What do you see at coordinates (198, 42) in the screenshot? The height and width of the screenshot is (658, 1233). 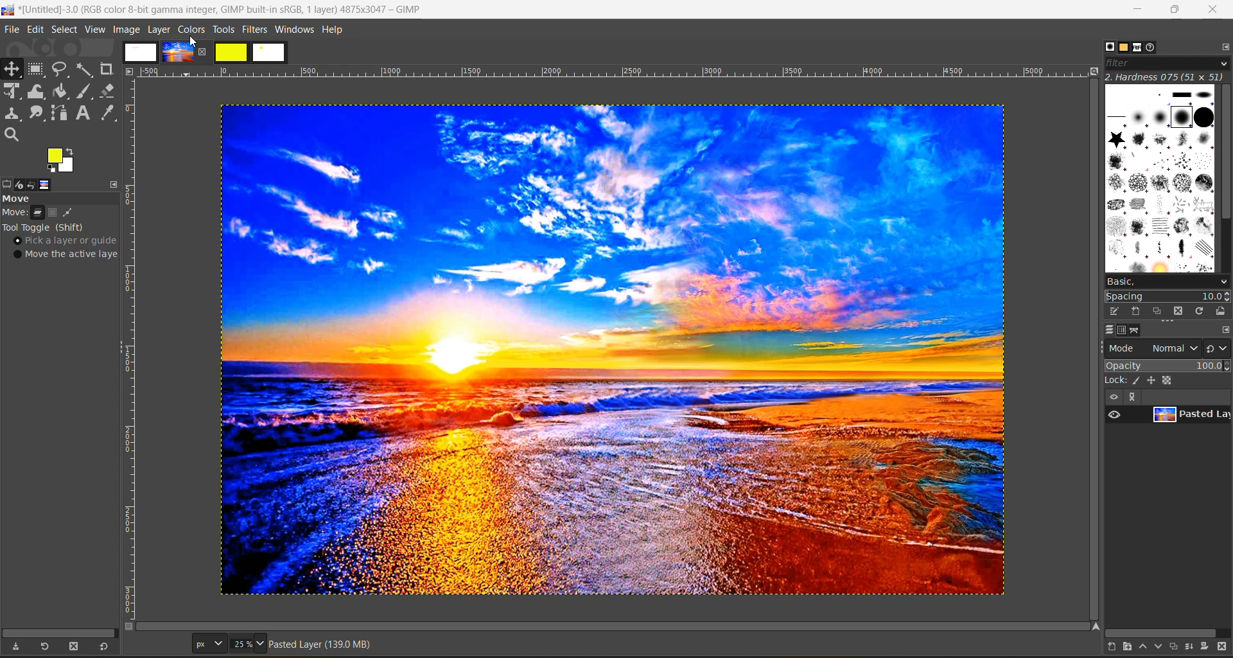 I see `cursor` at bounding box center [198, 42].